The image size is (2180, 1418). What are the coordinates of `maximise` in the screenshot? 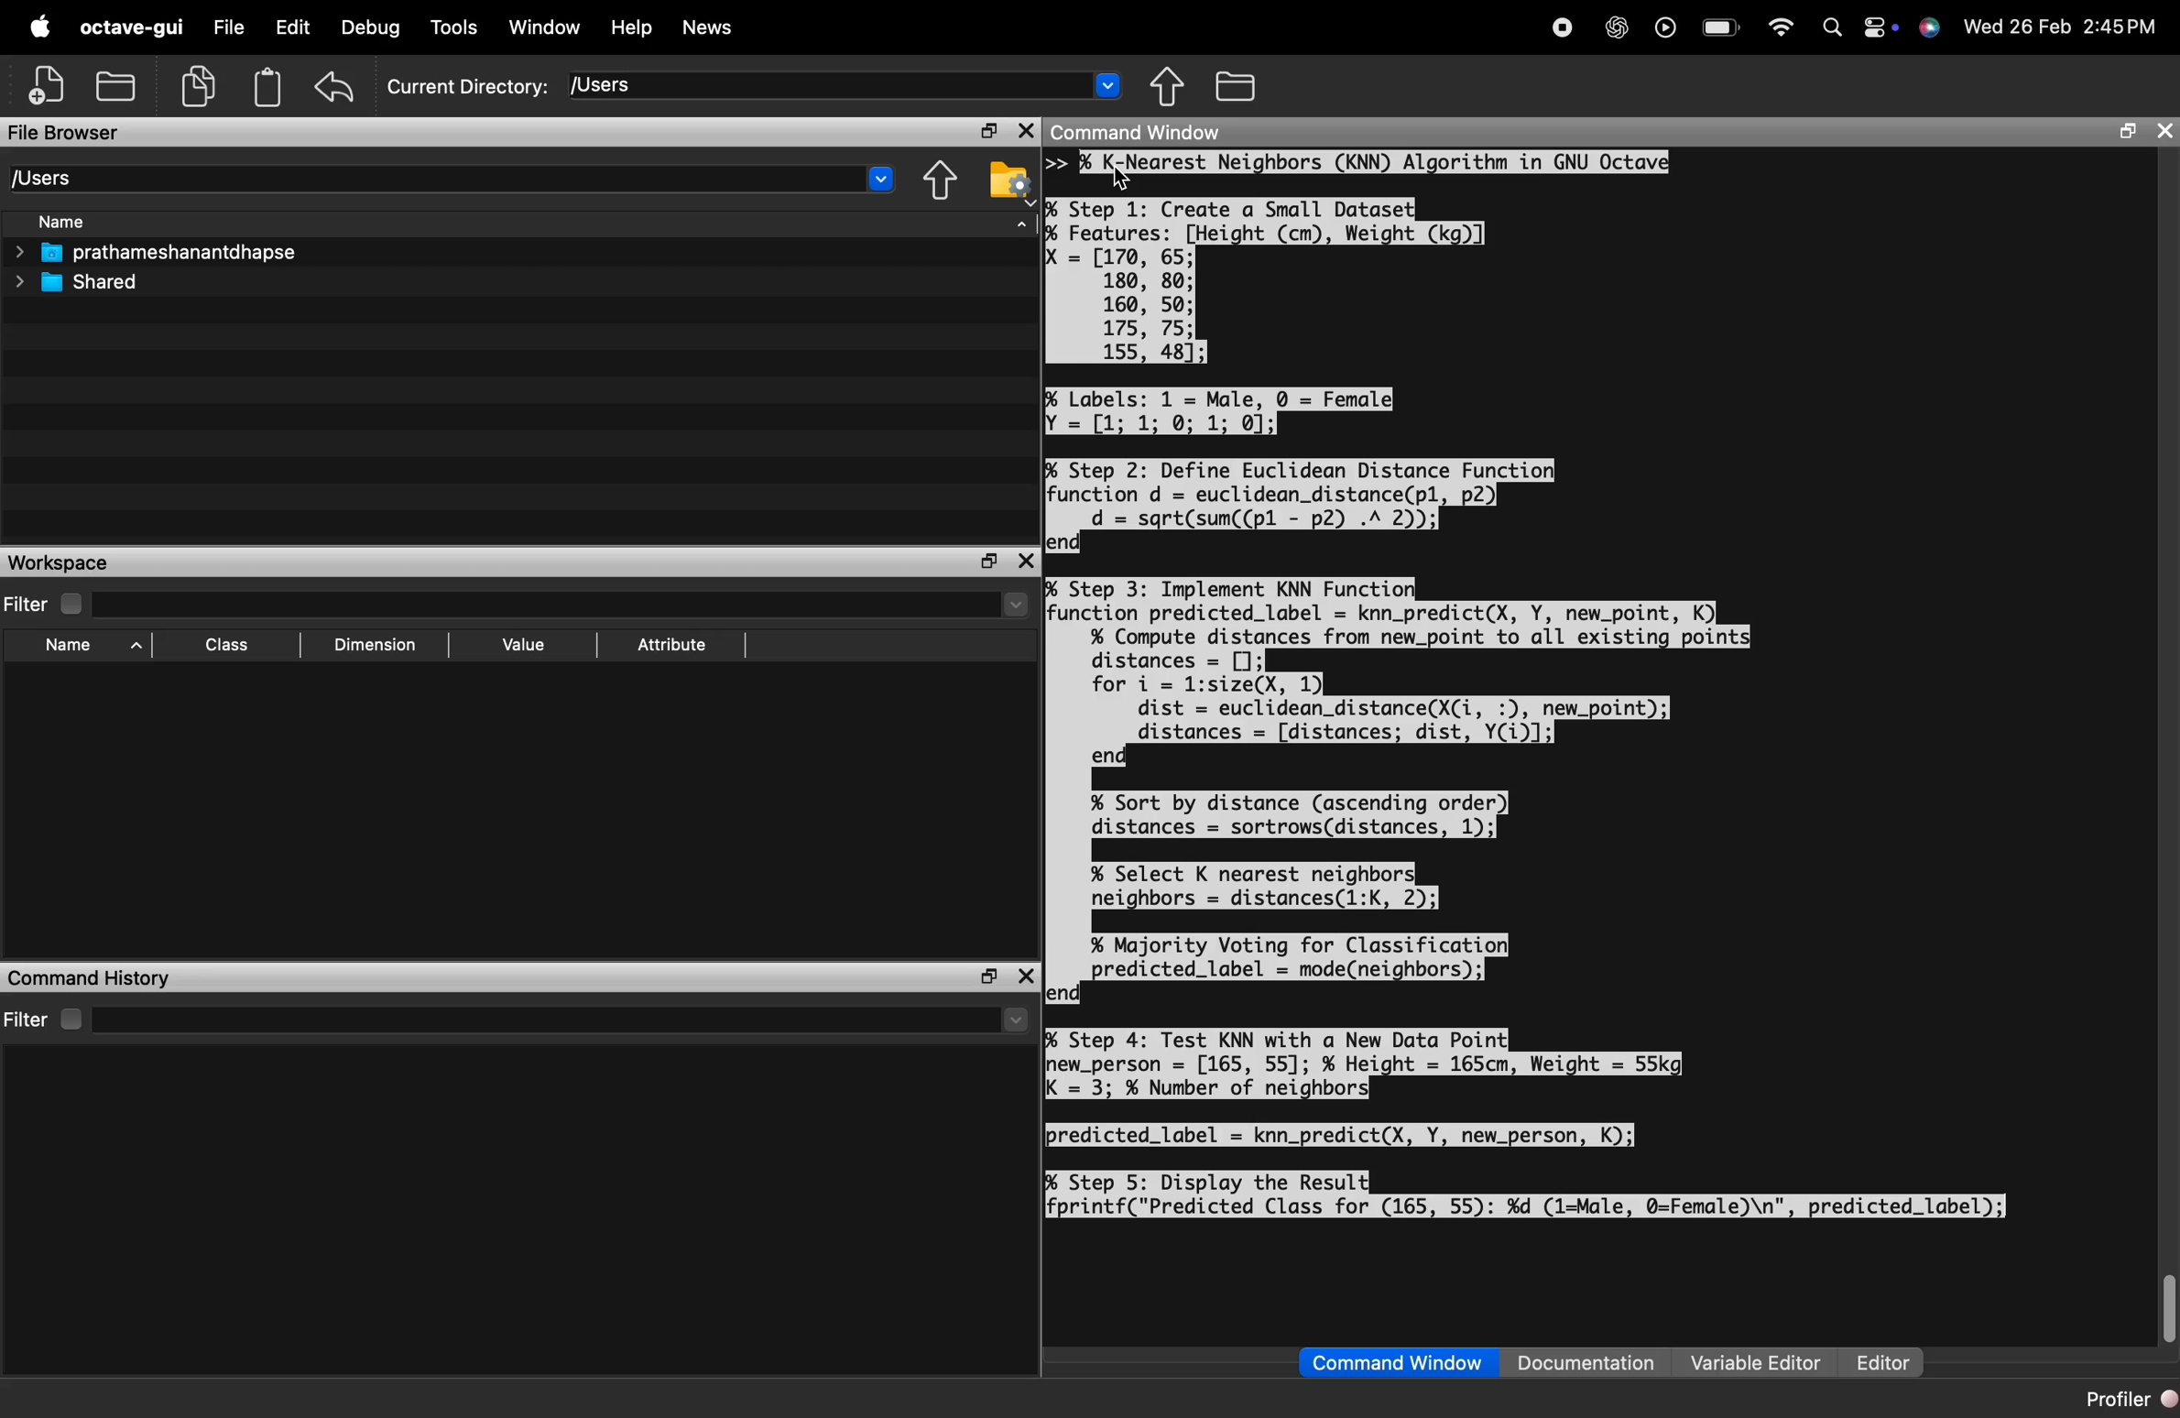 It's located at (2120, 135).